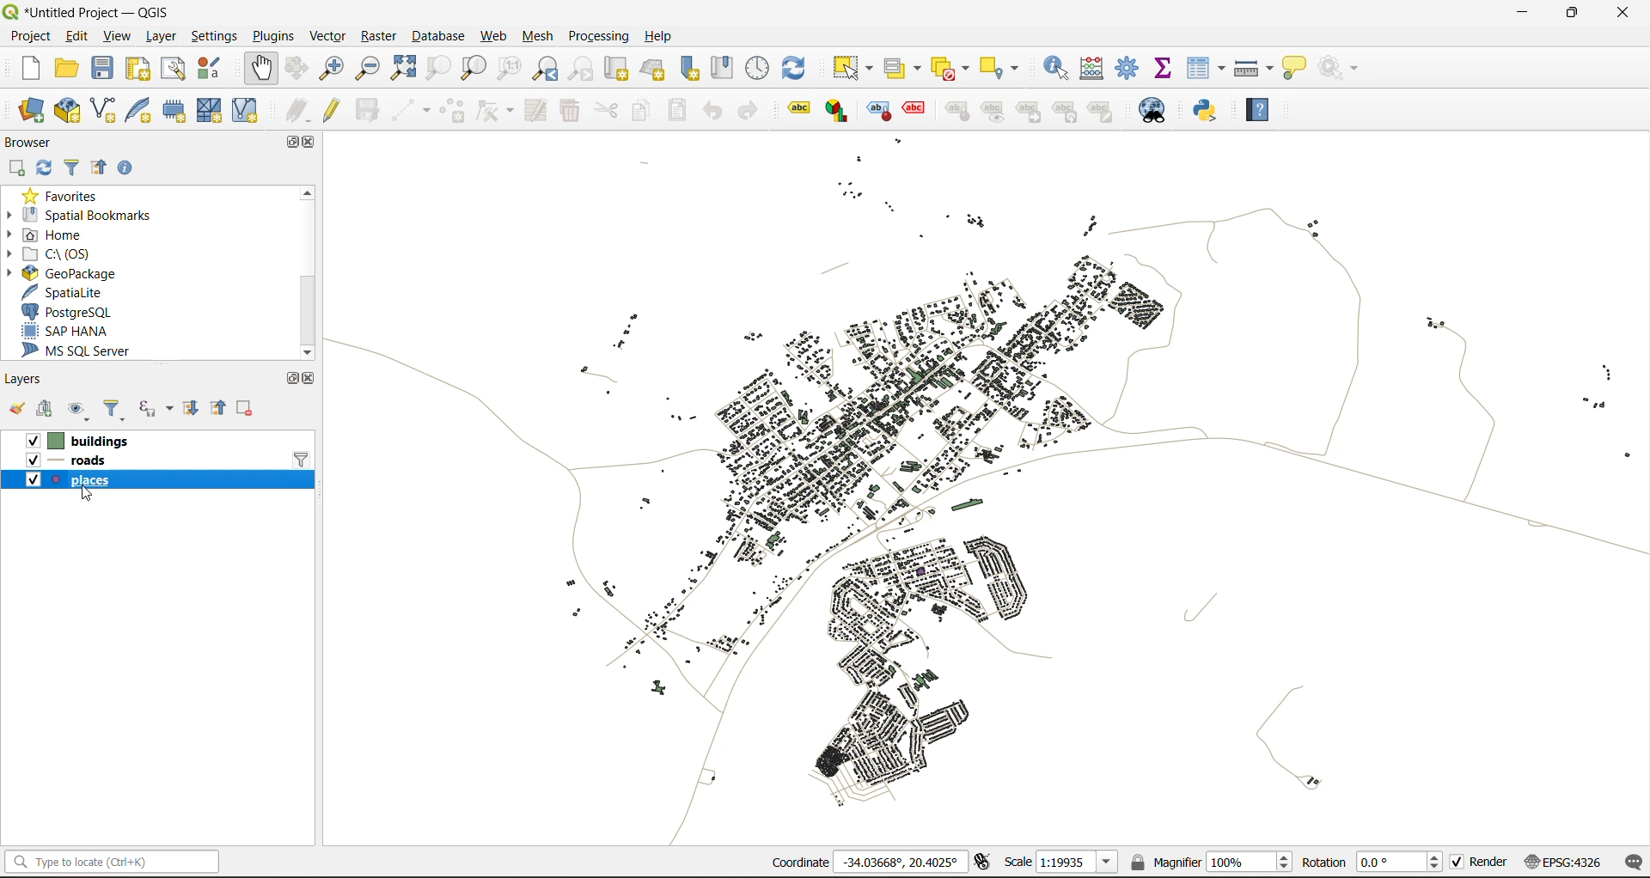  Describe the element at coordinates (20, 168) in the screenshot. I see `add` at that location.